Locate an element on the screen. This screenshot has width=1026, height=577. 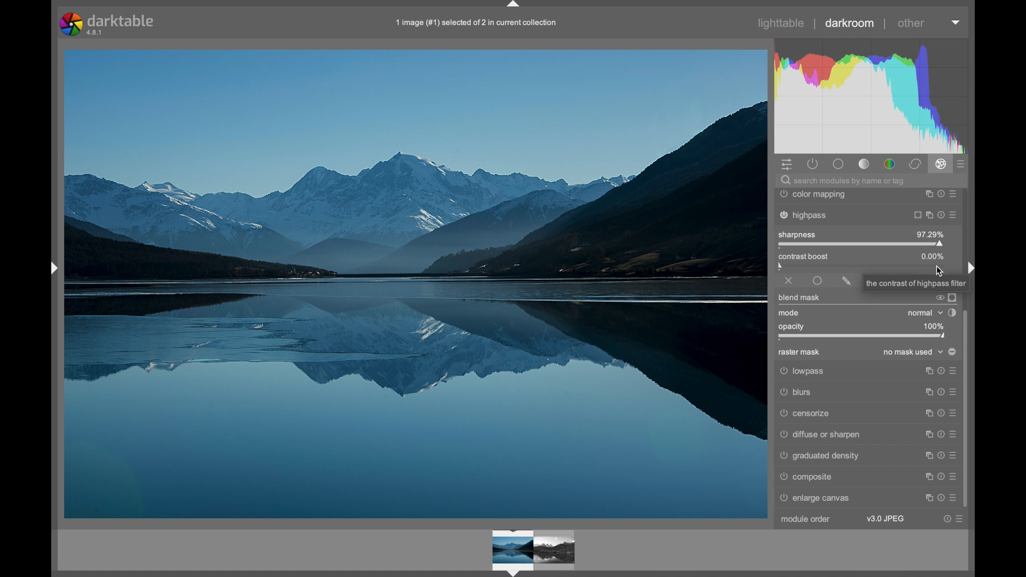
 is located at coordinates (865, 393).